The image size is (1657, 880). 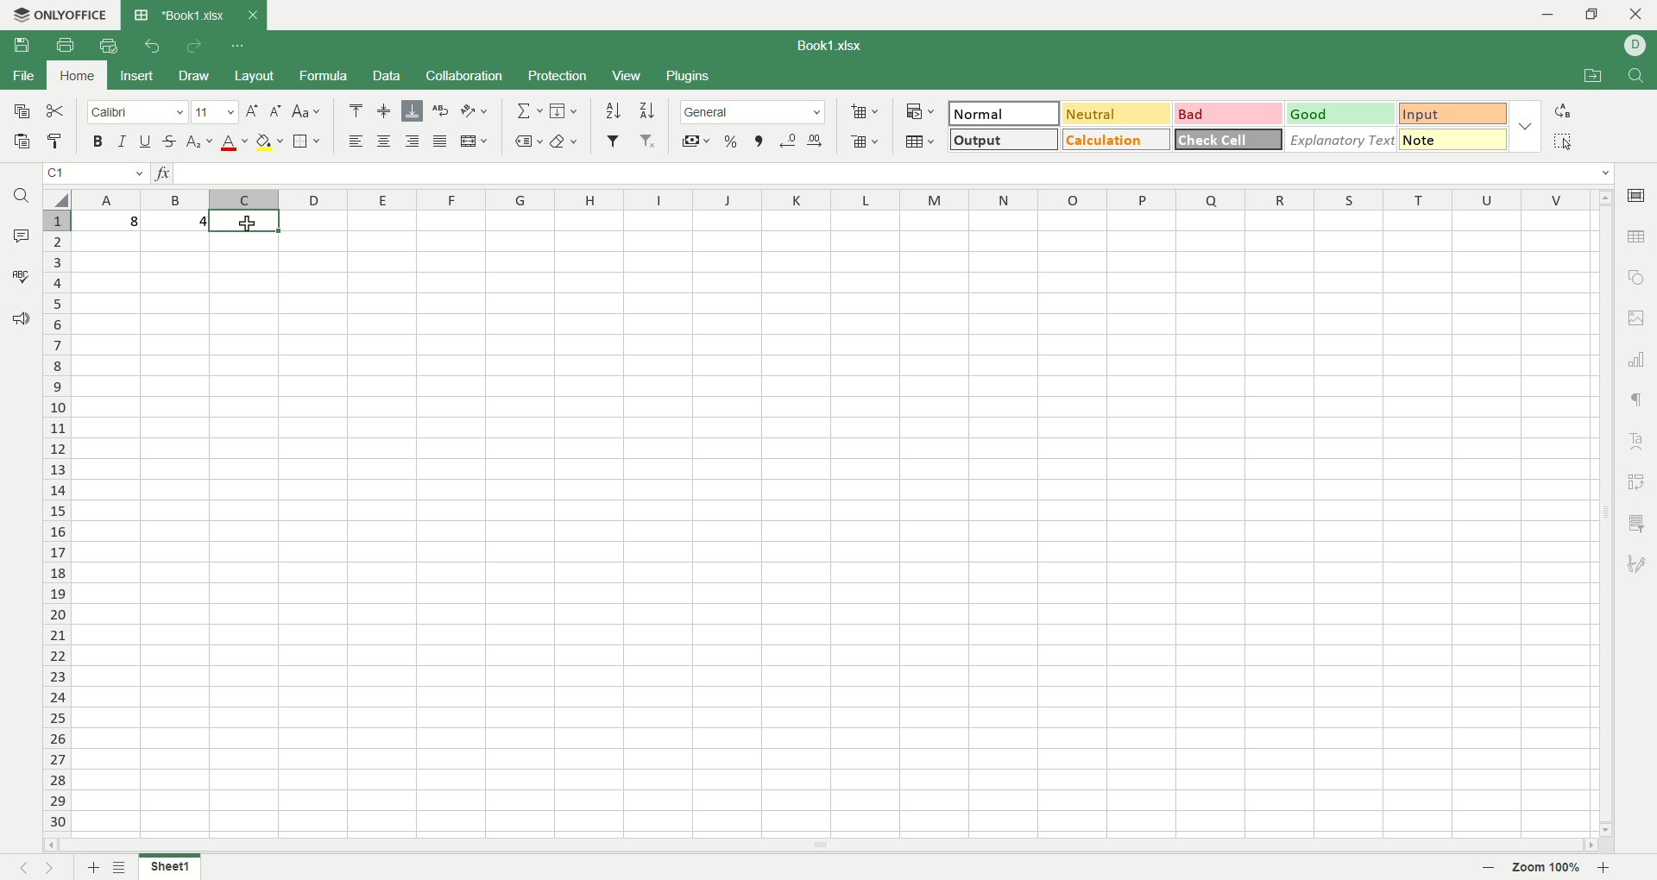 I want to click on remove cell, so click(x=866, y=141).